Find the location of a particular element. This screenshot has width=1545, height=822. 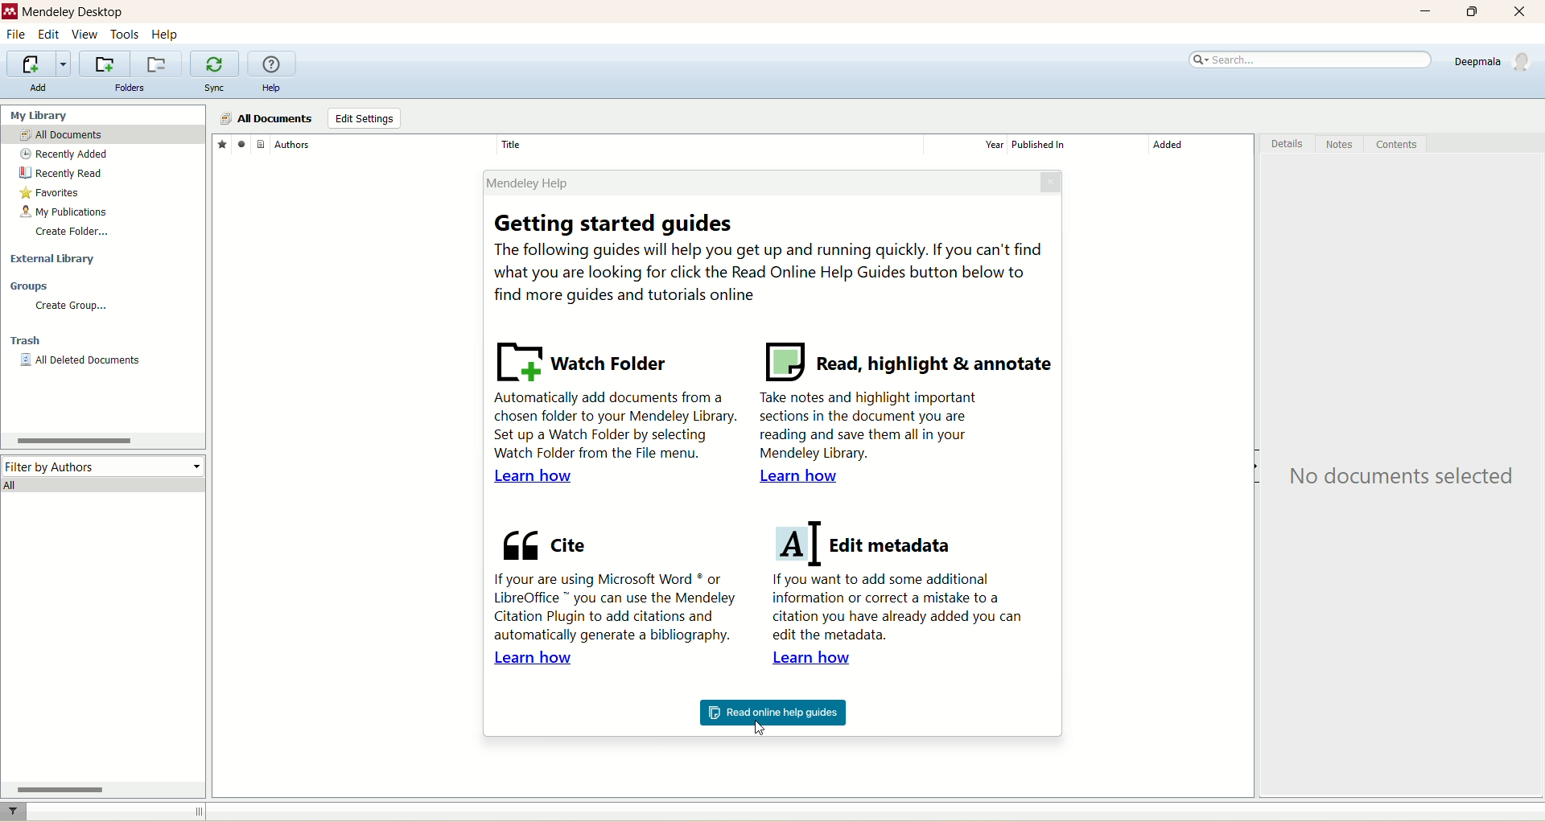

read/unread is located at coordinates (240, 142).